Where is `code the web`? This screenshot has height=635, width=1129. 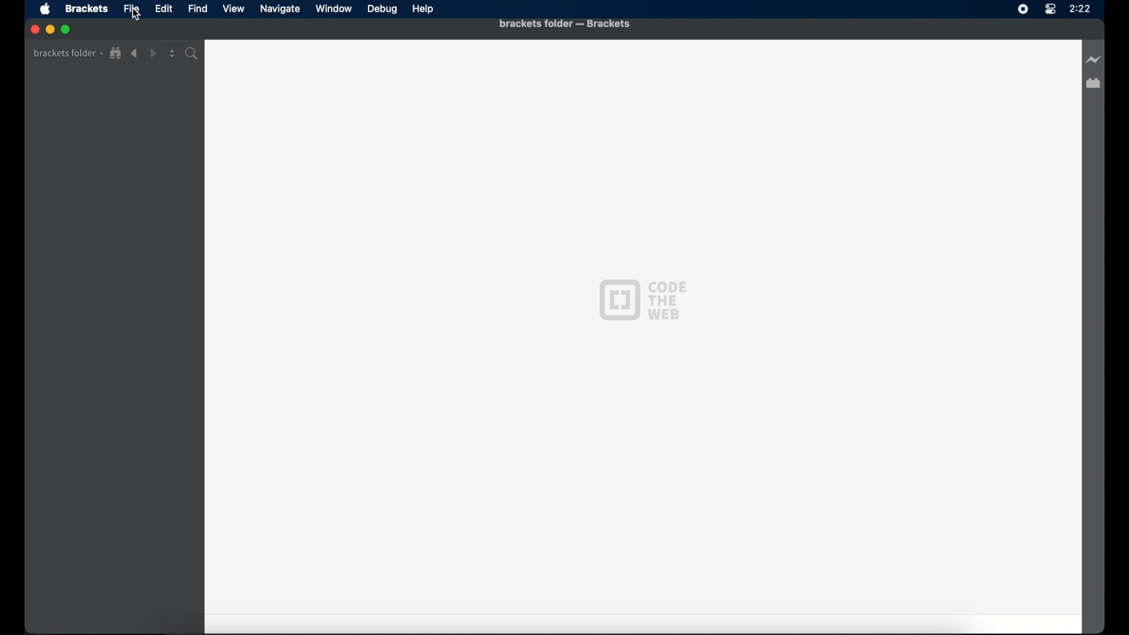
code the web is located at coordinates (642, 300).